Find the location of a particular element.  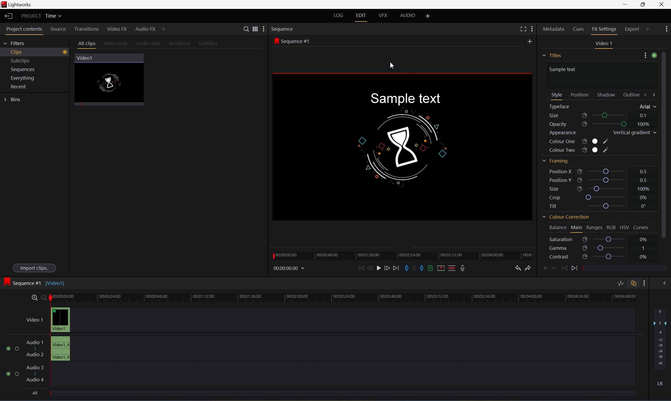

slider is located at coordinates (607, 188).